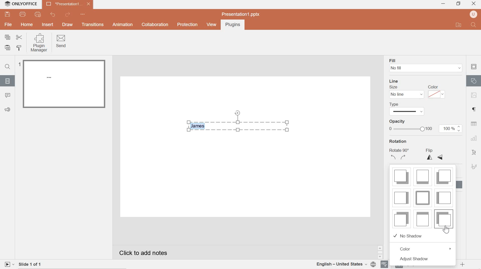 This screenshot has width=481, height=269. Describe the element at coordinates (443, 219) in the screenshot. I see `shadow style` at that location.